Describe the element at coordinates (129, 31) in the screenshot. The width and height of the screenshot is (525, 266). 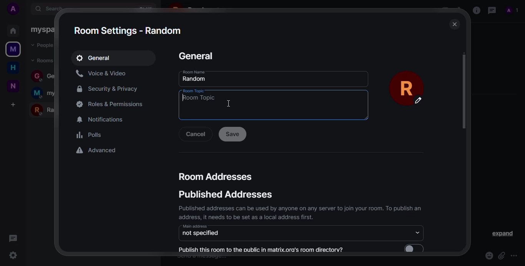
I see `room settings` at that location.